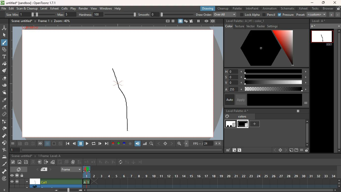  What do you see at coordinates (173, 21) in the screenshot?
I see `table` at bounding box center [173, 21].